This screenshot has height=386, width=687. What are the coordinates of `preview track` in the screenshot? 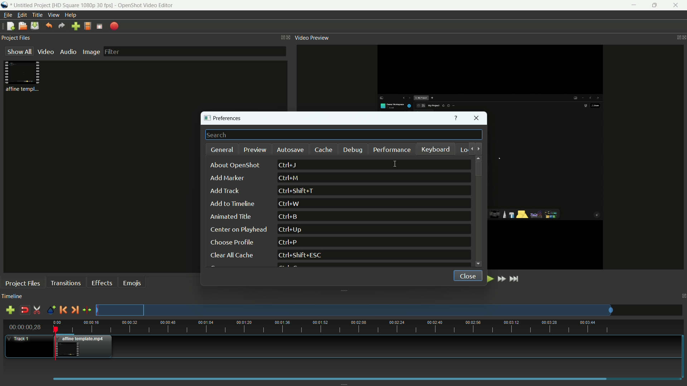 It's located at (354, 310).